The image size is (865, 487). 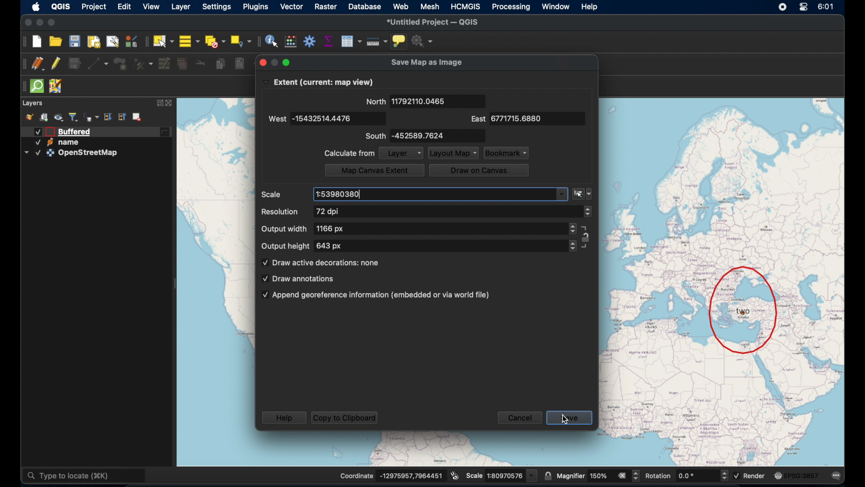 I want to click on expand, so click(x=159, y=104).